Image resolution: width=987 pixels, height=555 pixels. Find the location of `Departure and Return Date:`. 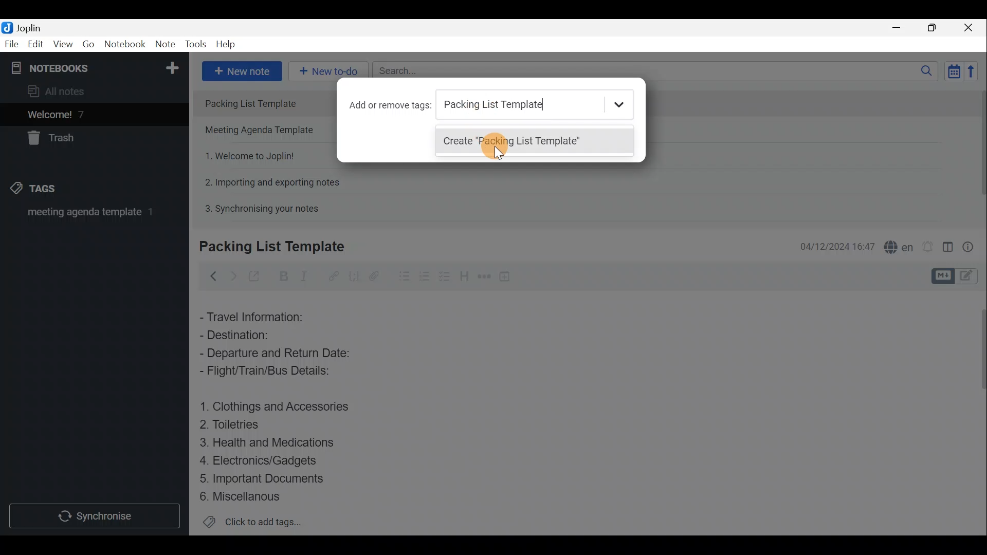

Departure and Return Date: is located at coordinates (276, 355).